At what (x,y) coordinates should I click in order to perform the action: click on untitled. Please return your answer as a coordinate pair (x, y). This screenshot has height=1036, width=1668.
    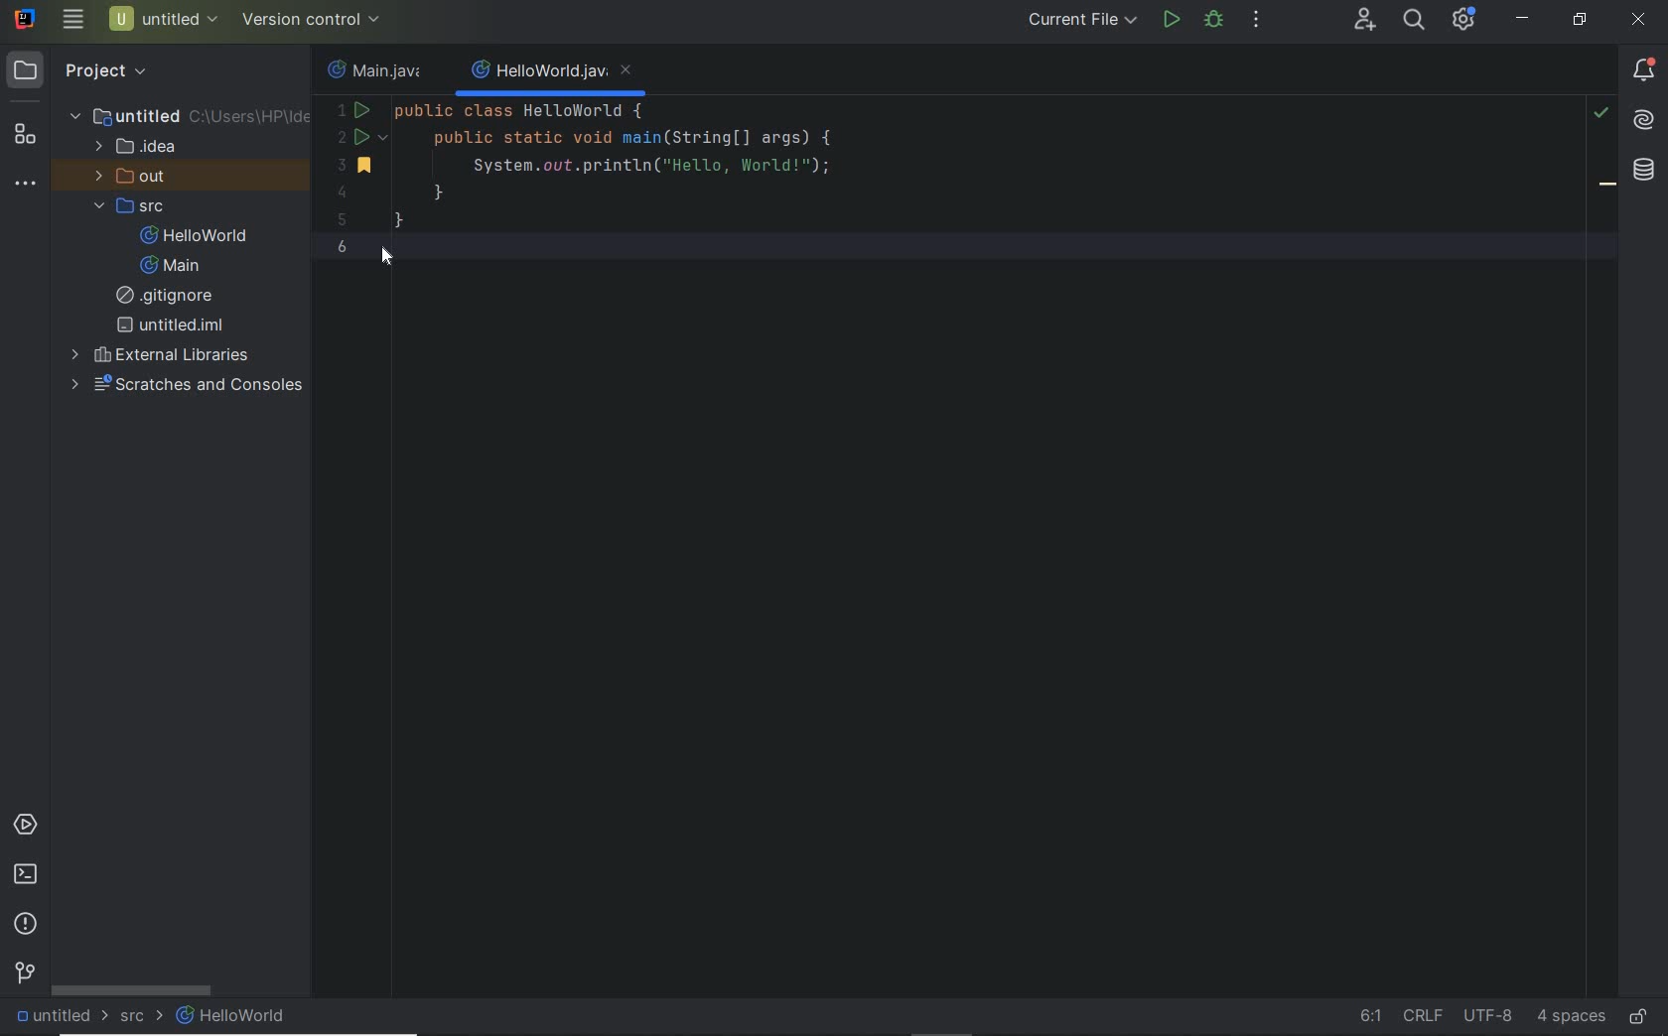
    Looking at the image, I should click on (171, 325).